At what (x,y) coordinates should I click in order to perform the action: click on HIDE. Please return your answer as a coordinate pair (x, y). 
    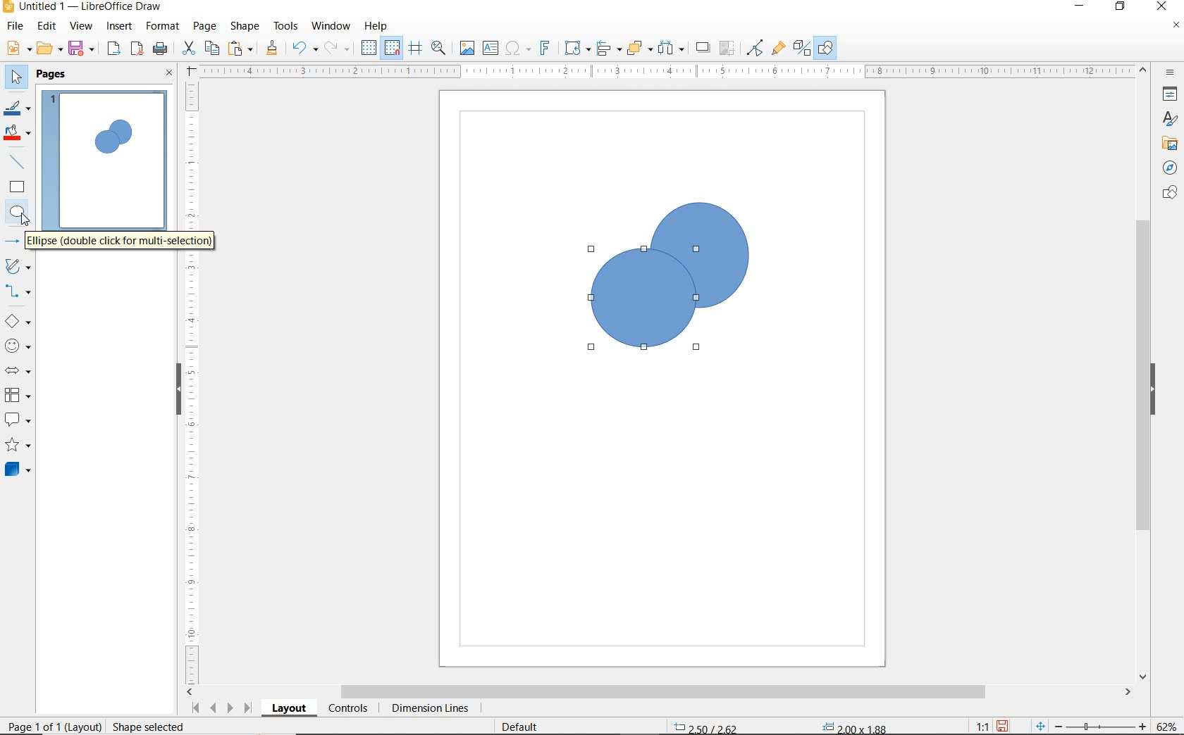
    Looking at the image, I should click on (1157, 389).